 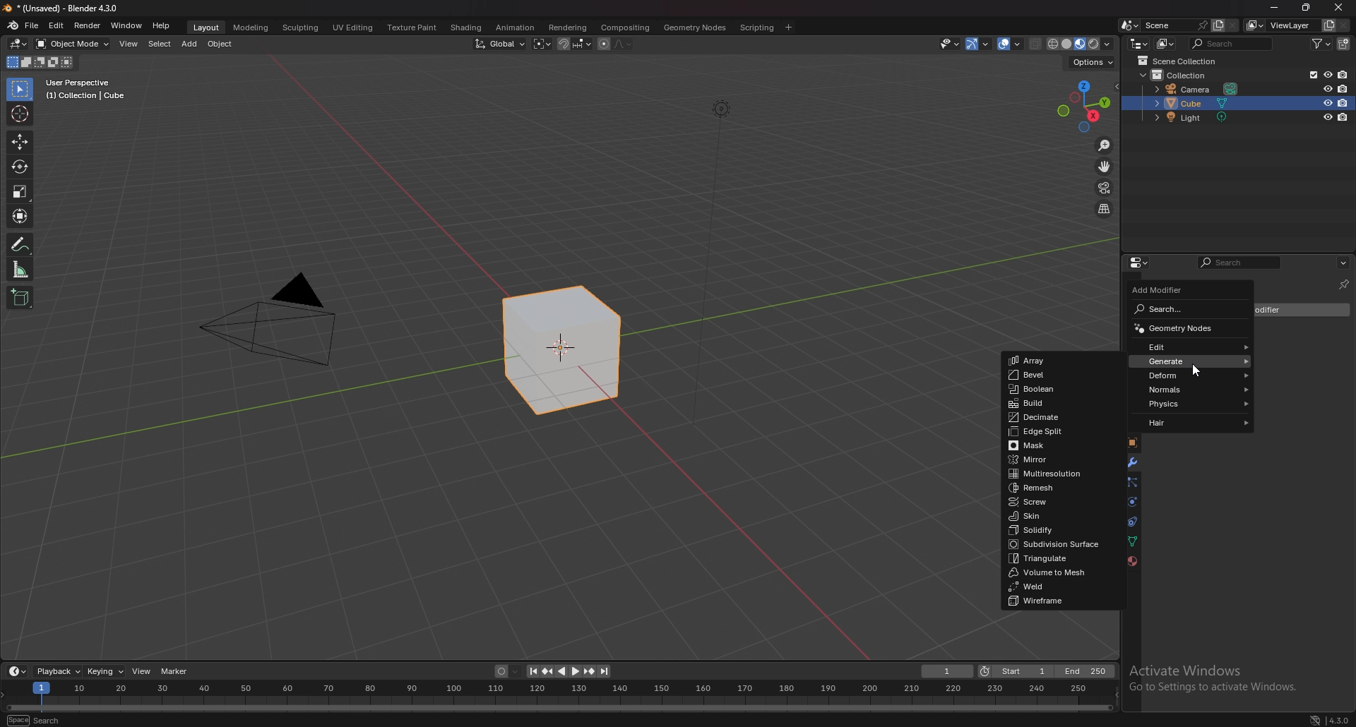 I want to click on triangulate, so click(x=1060, y=558).